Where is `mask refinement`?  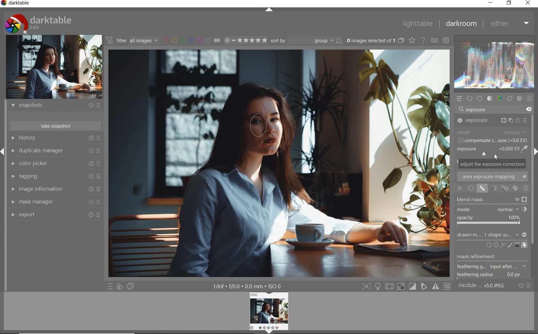
mask refinement is located at coordinates (489, 257).